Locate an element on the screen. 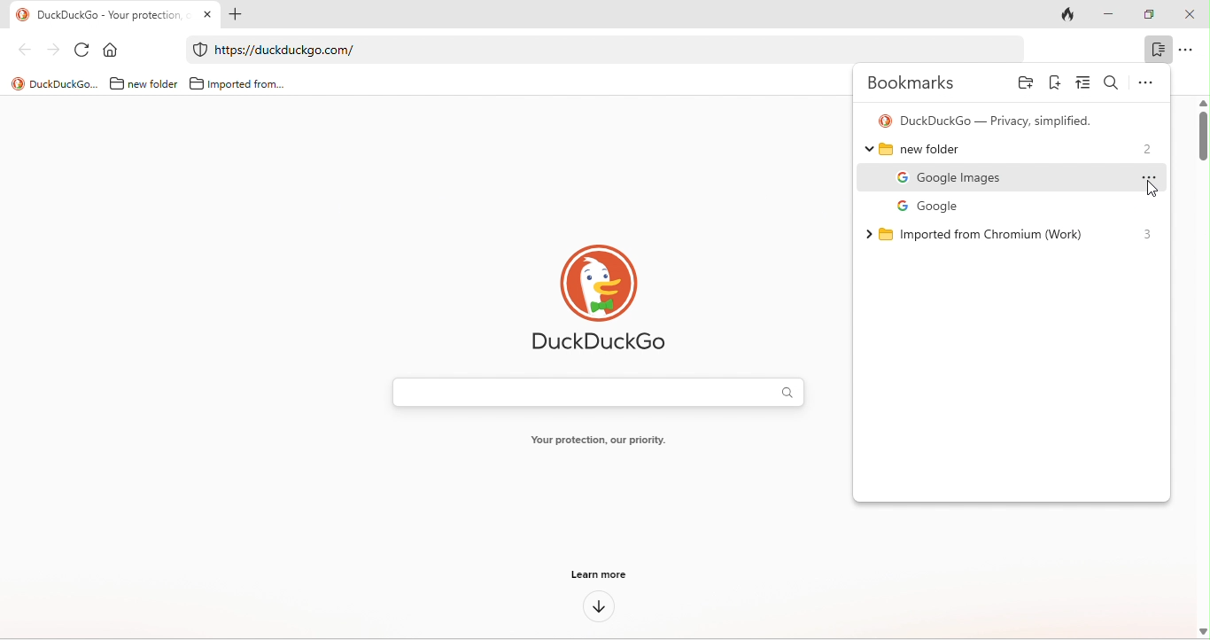  home is located at coordinates (112, 49).